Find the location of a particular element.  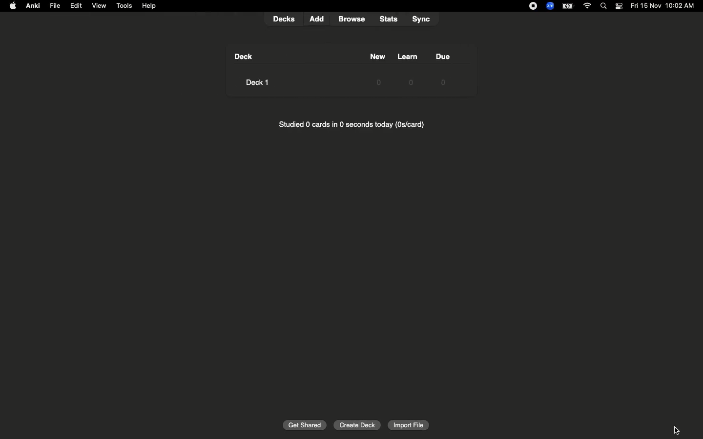

date and time is located at coordinates (665, 5).